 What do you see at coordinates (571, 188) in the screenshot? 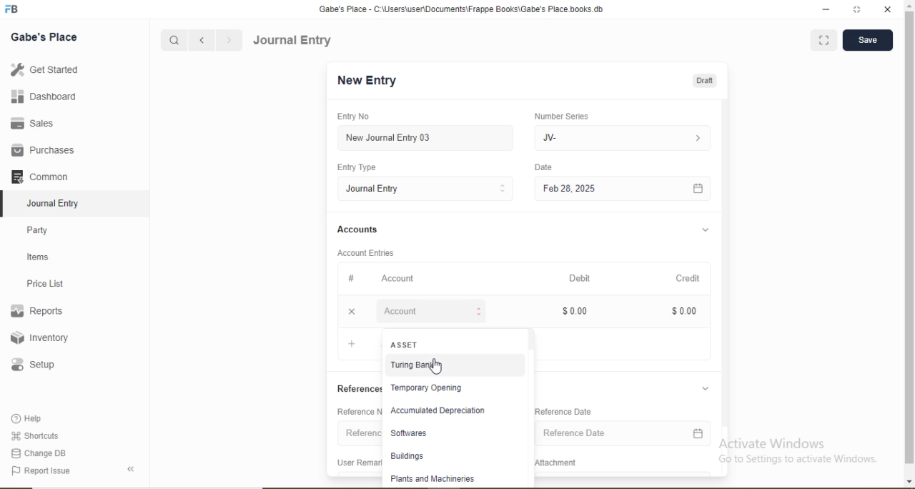
I see `Feb 28, 2025` at bounding box center [571, 188].